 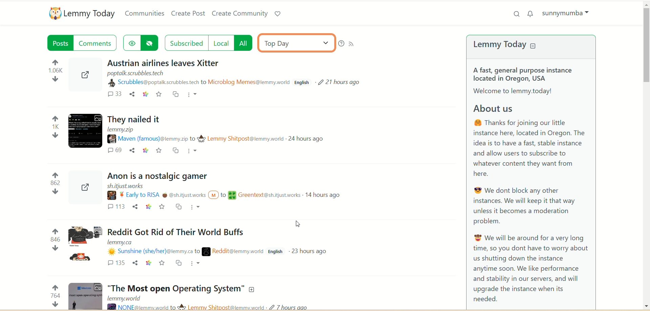 What do you see at coordinates (532, 13) in the screenshot?
I see `notifications` at bounding box center [532, 13].